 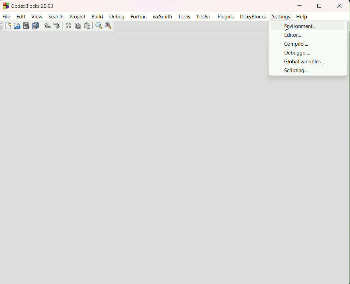 What do you see at coordinates (282, 17) in the screenshot?
I see `settings` at bounding box center [282, 17].